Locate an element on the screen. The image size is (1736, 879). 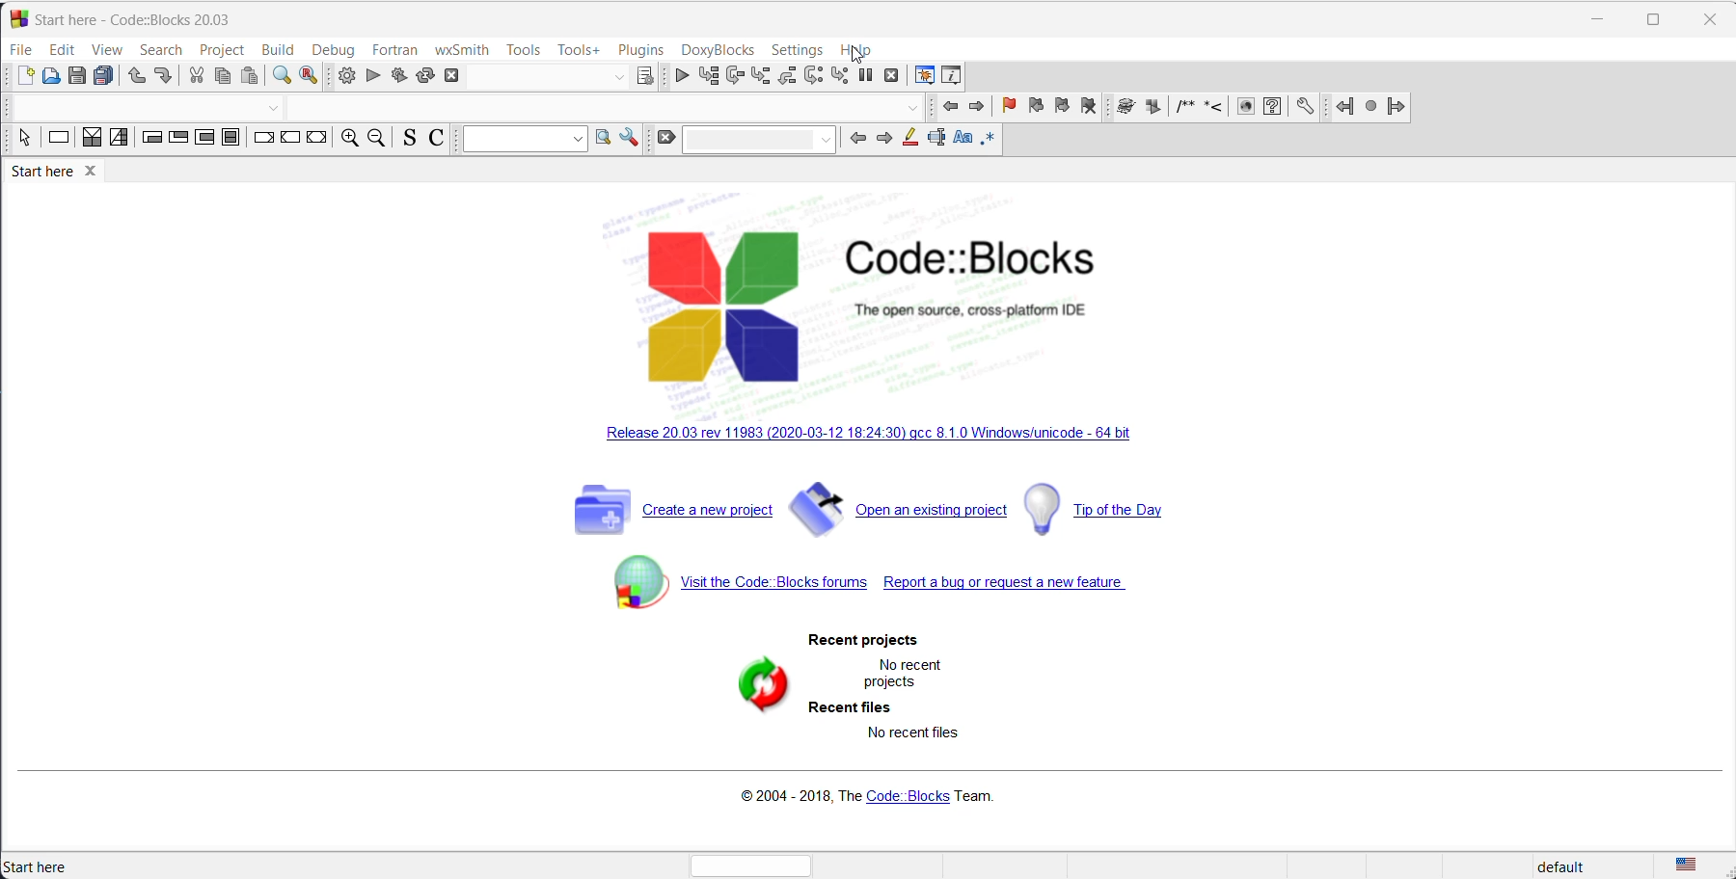
run is located at coordinates (369, 78).